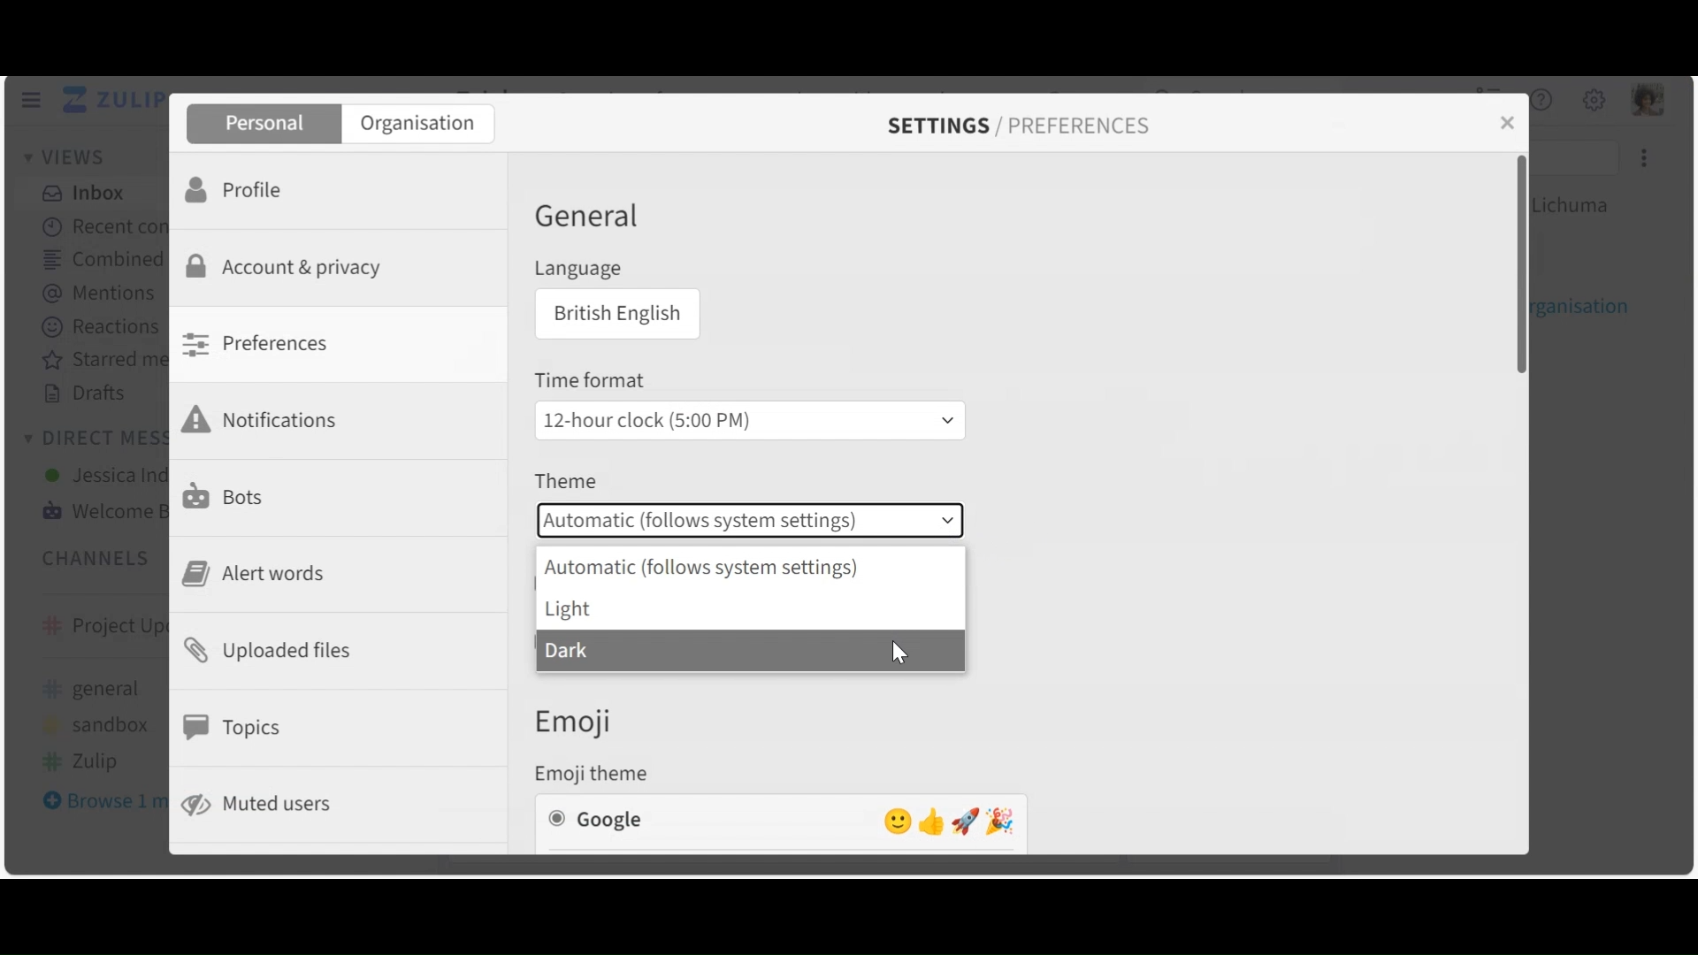 Image resolution: width=1698 pixels, height=955 pixels. I want to click on Emoji Theme, so click(599, 772).